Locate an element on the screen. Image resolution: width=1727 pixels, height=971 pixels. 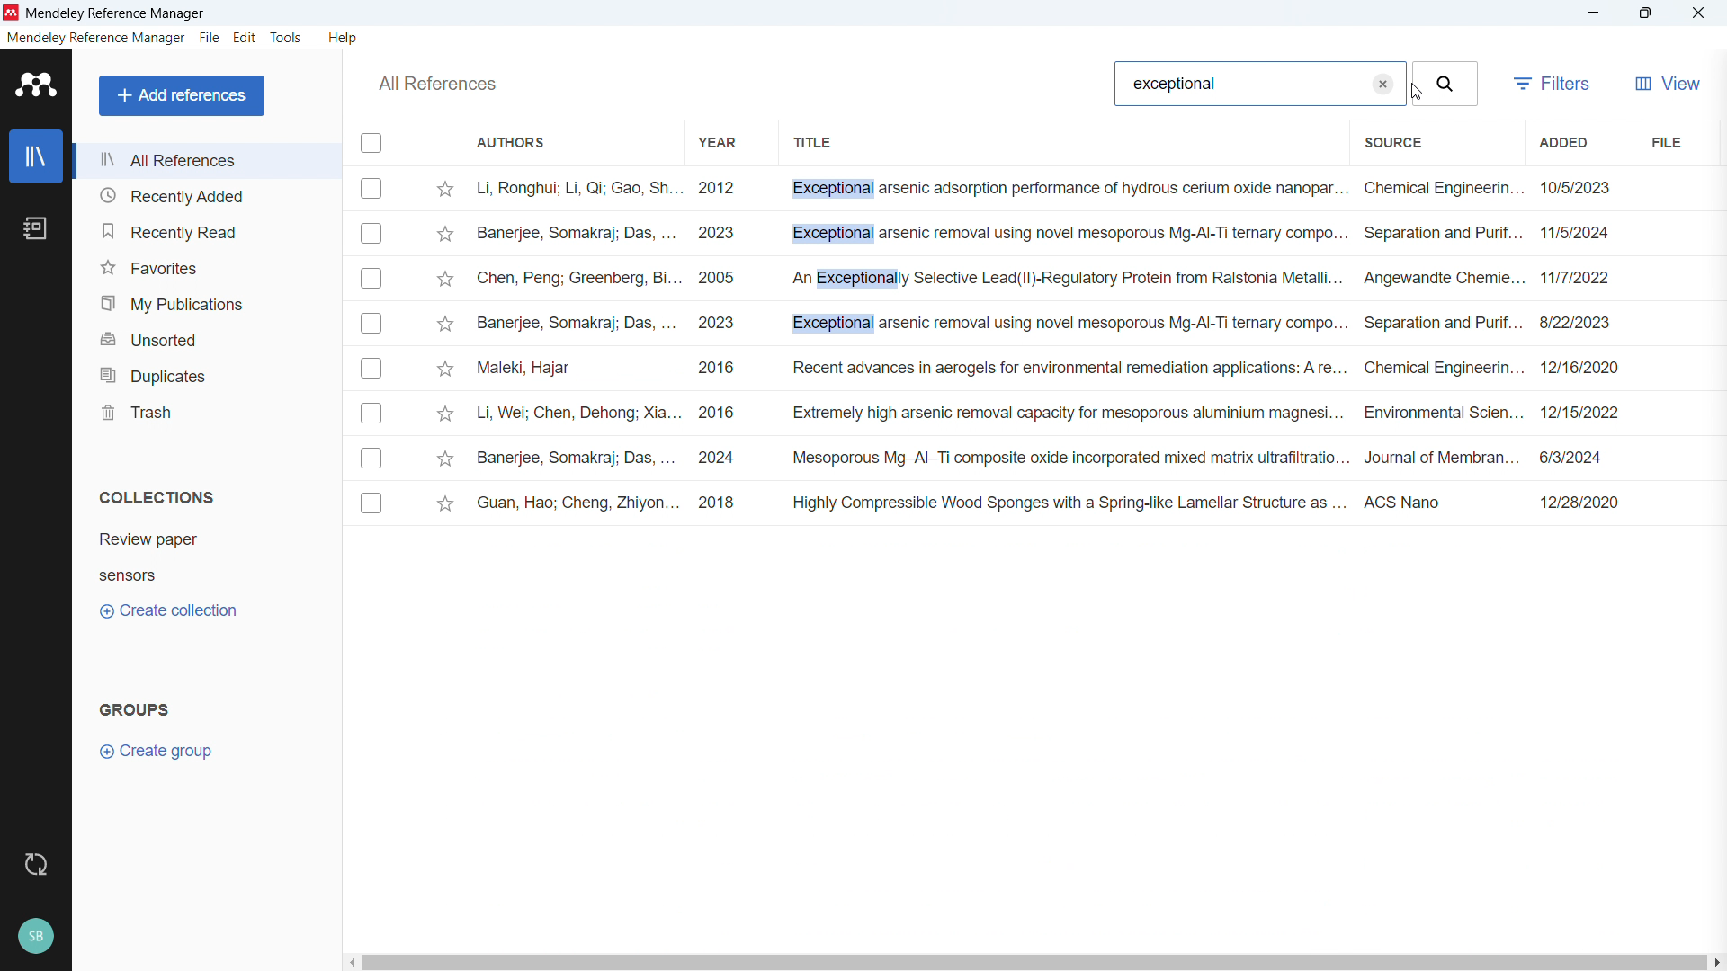
Search  is located at coordinates (1449, 83).